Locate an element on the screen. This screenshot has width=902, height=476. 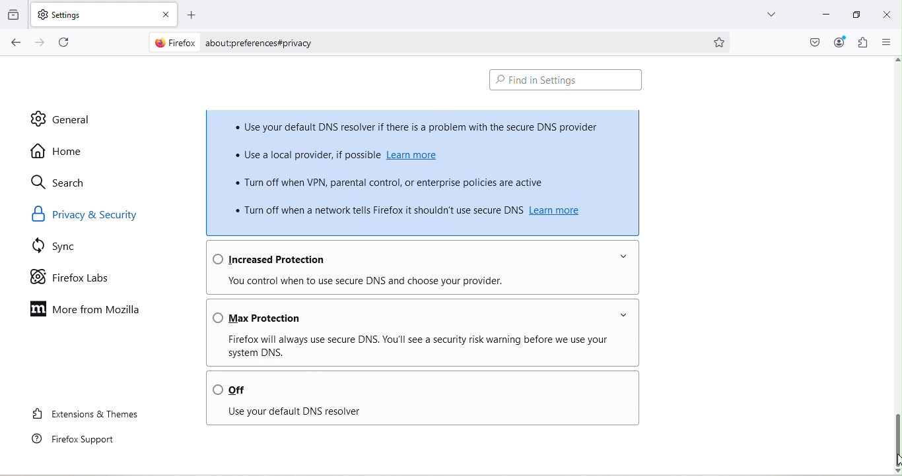
Increased protection is located at coordinates (420, 256).